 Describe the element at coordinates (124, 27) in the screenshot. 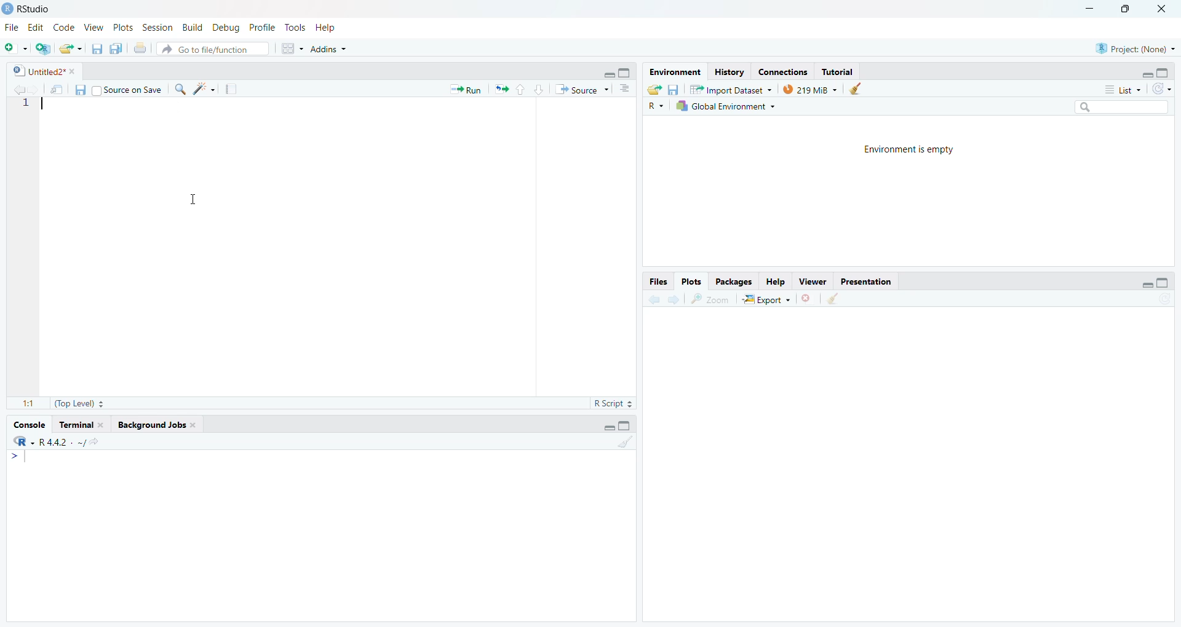

I see `Plots` at that location.